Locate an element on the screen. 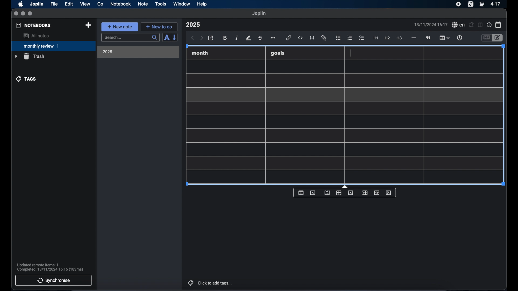 Image resolution: width=518 pixels, height=291 pixels. more options is located at coordinates (274, 38).